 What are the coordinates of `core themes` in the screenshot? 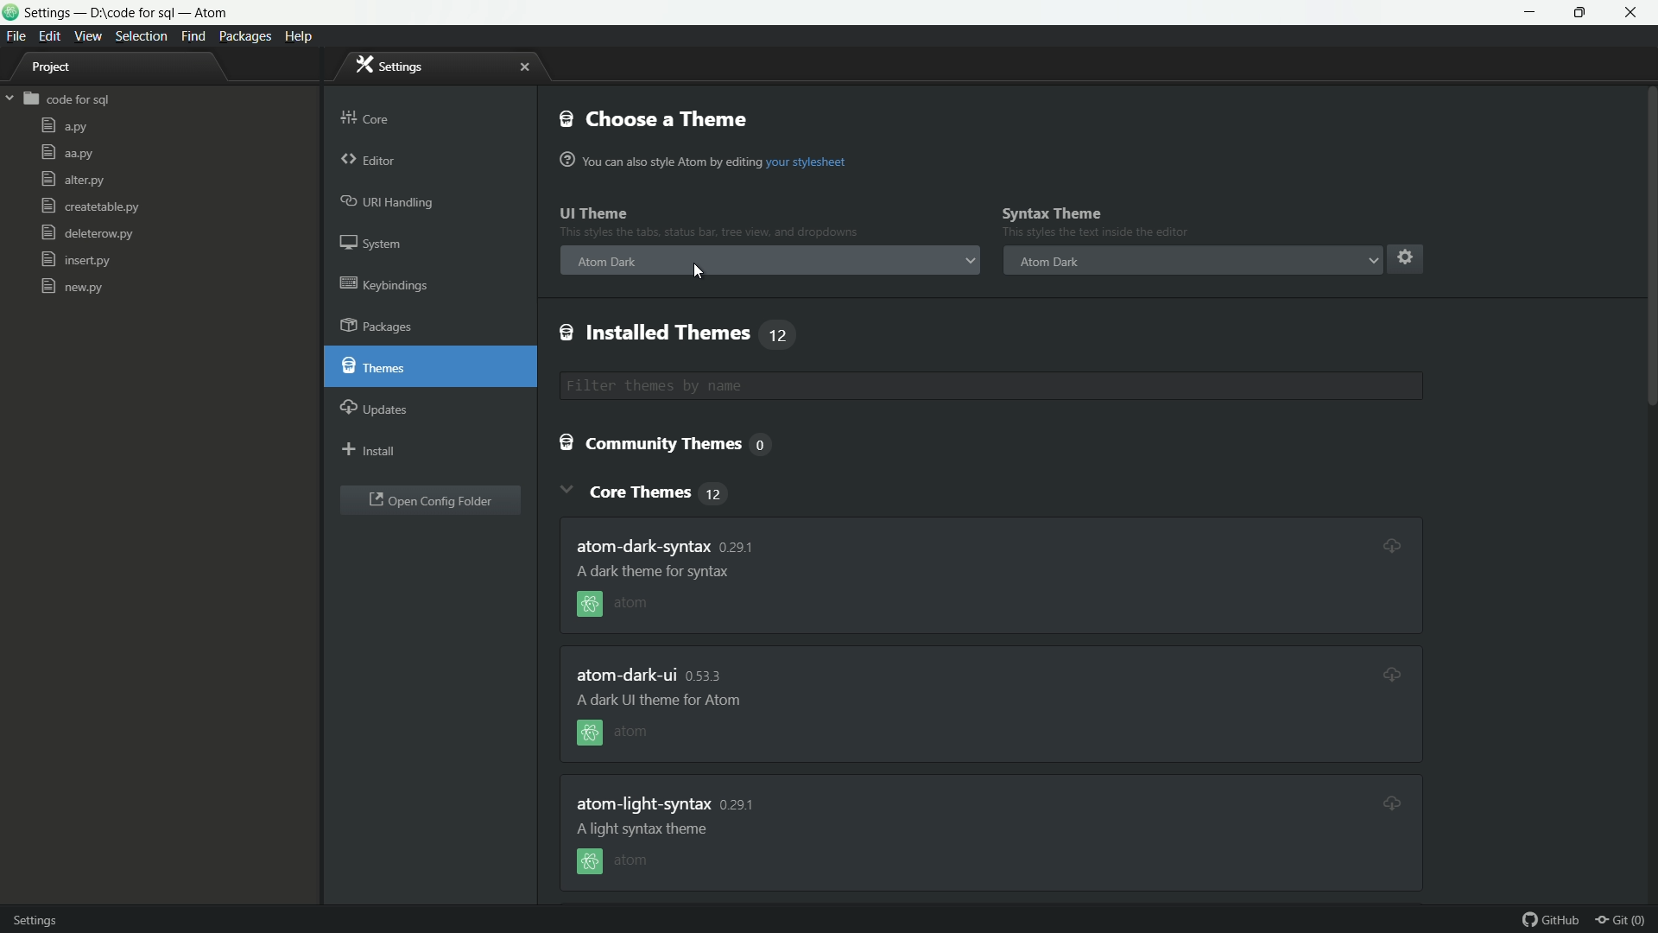 It's located at (661, 492).